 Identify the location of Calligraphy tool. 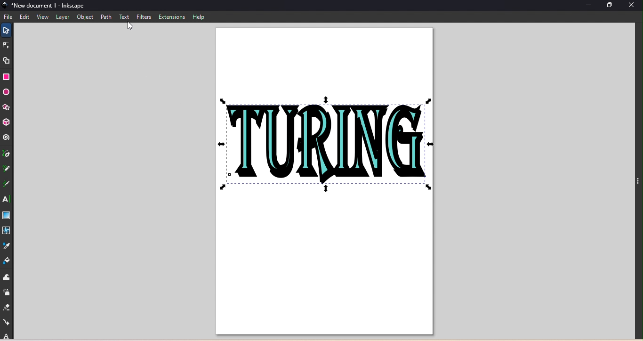
(8, 185).